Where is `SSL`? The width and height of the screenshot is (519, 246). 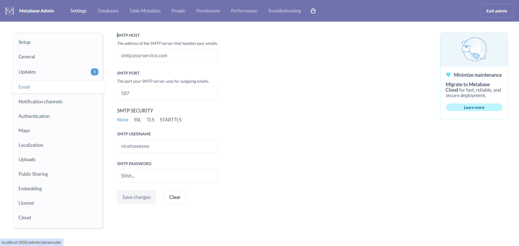 SSL is located at coordinates (138, 120).